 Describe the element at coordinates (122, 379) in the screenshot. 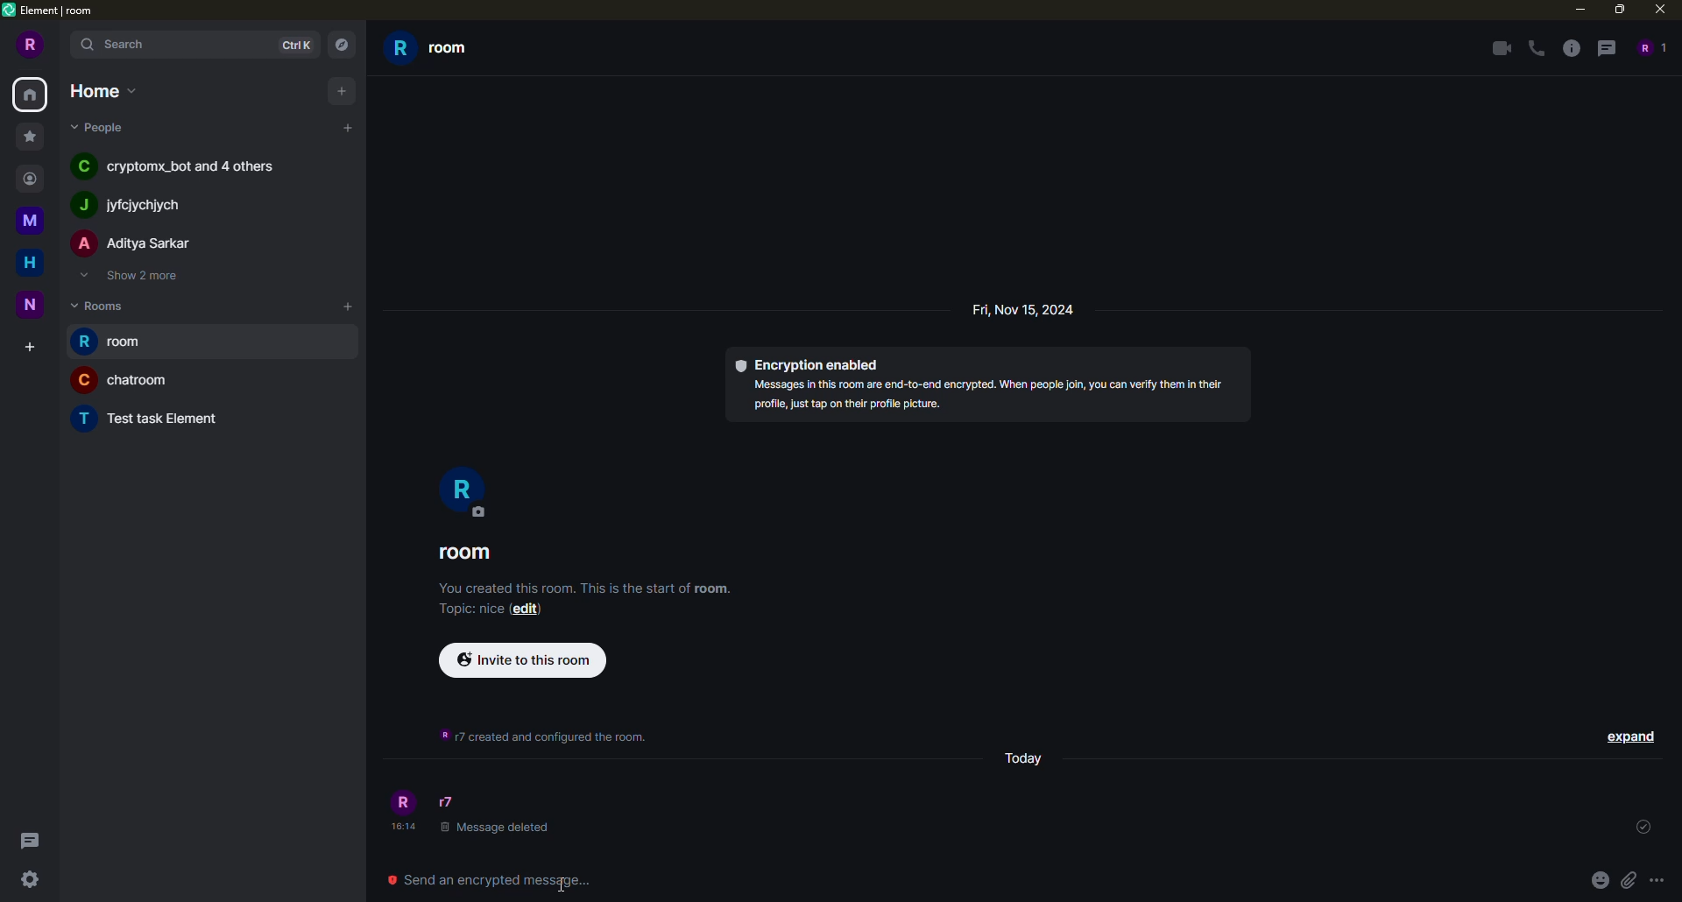

I see `room` at that location.